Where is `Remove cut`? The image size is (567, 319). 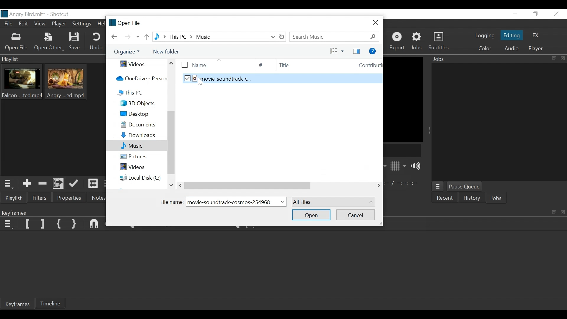
Remove cut is located at coordinates (44, 183).